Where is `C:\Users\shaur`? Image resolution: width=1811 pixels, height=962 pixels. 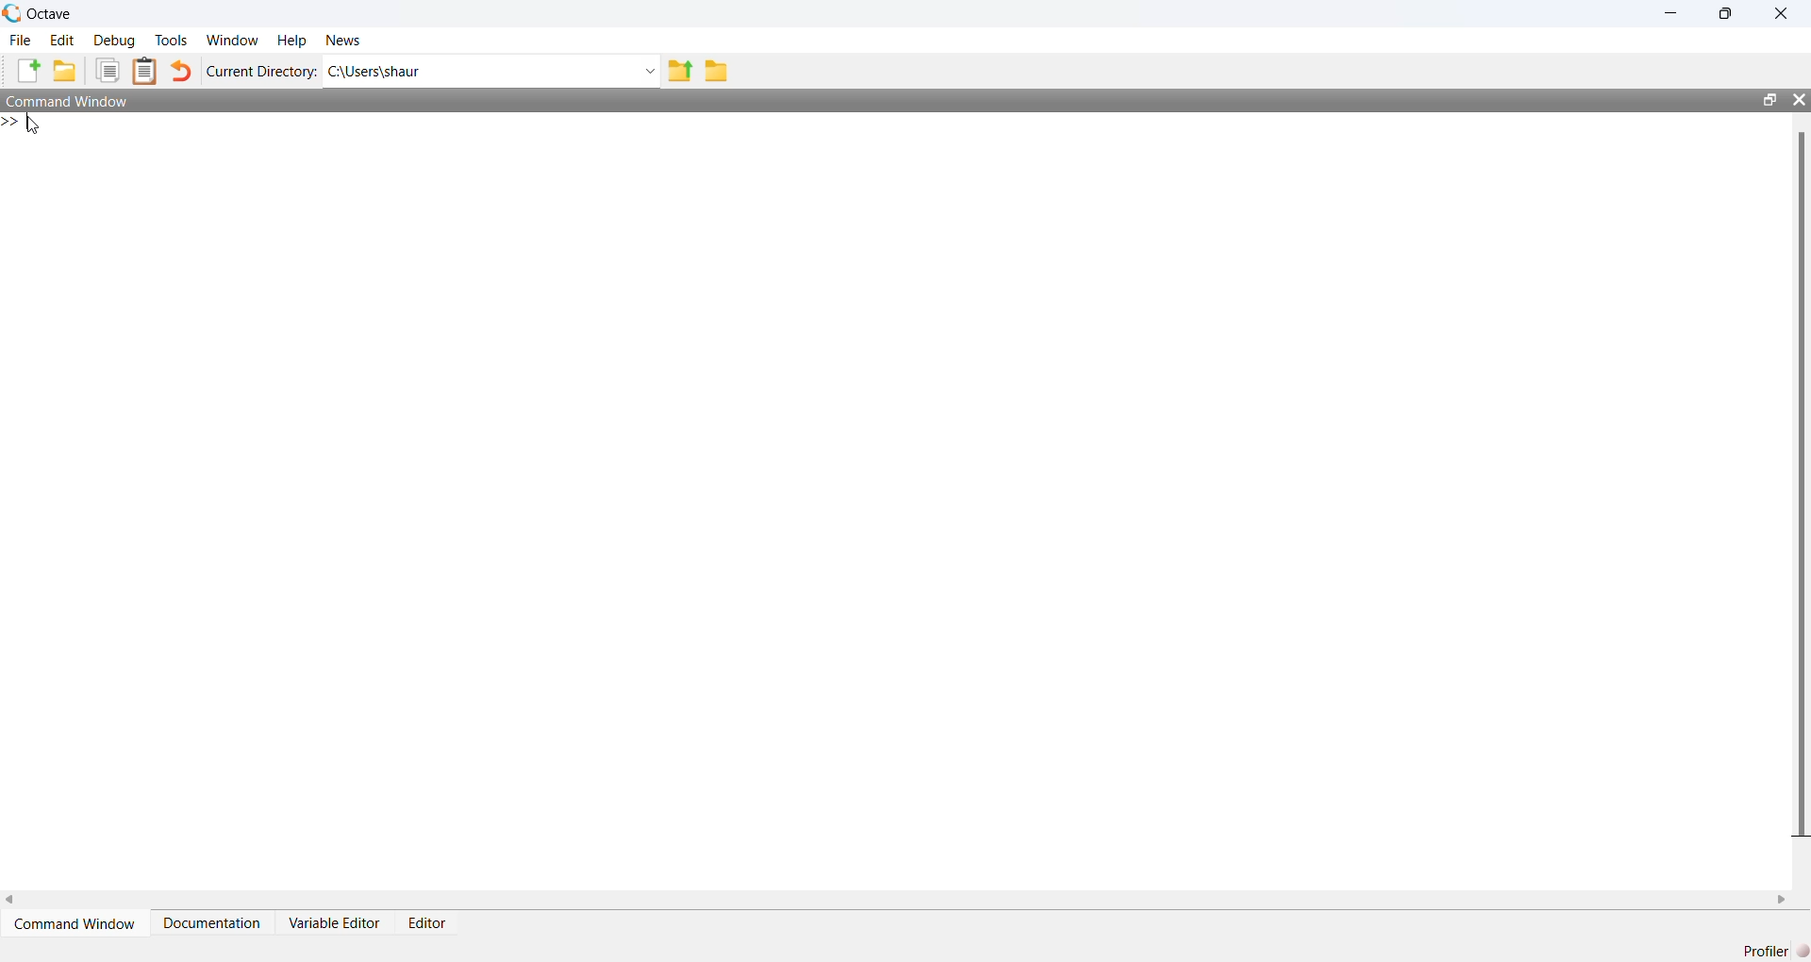 C:\Users\shaur is located at coordinates (375, 72).